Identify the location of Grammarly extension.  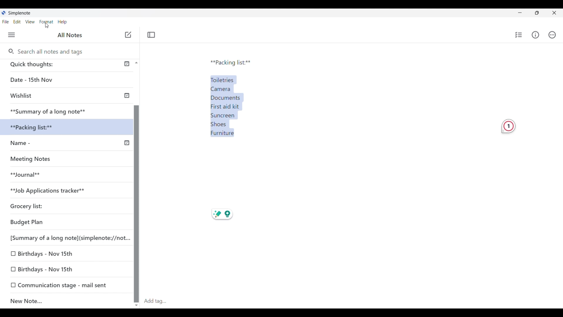
(508, 126).